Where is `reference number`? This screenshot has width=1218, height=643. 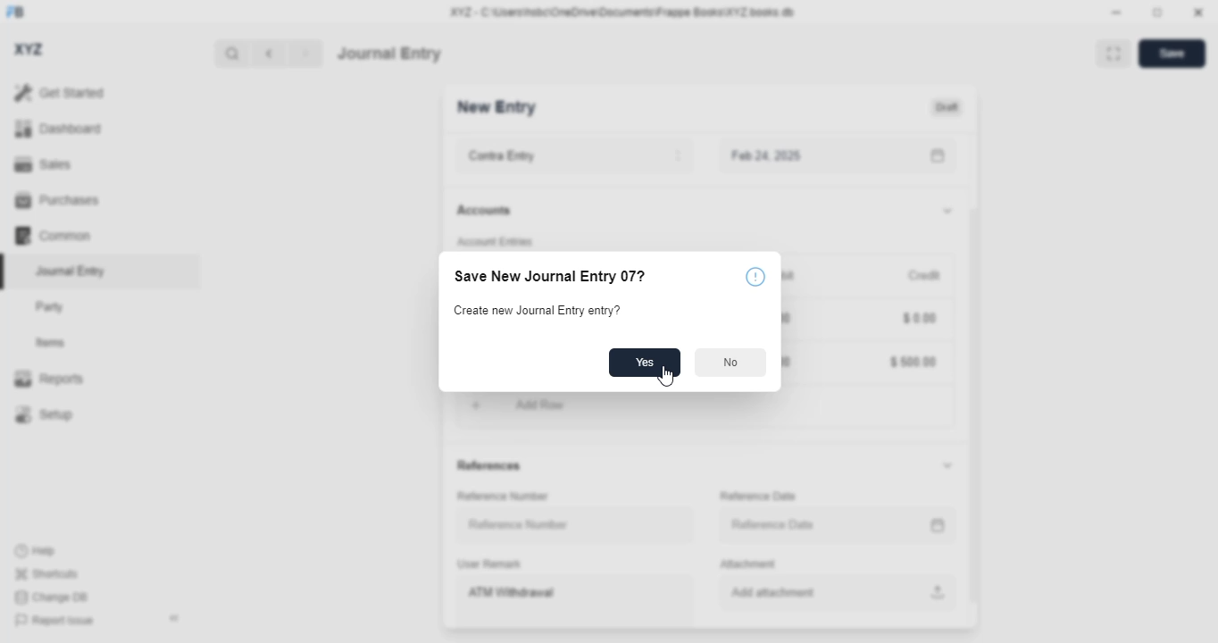
reference number is located at coordinates (504, 497).